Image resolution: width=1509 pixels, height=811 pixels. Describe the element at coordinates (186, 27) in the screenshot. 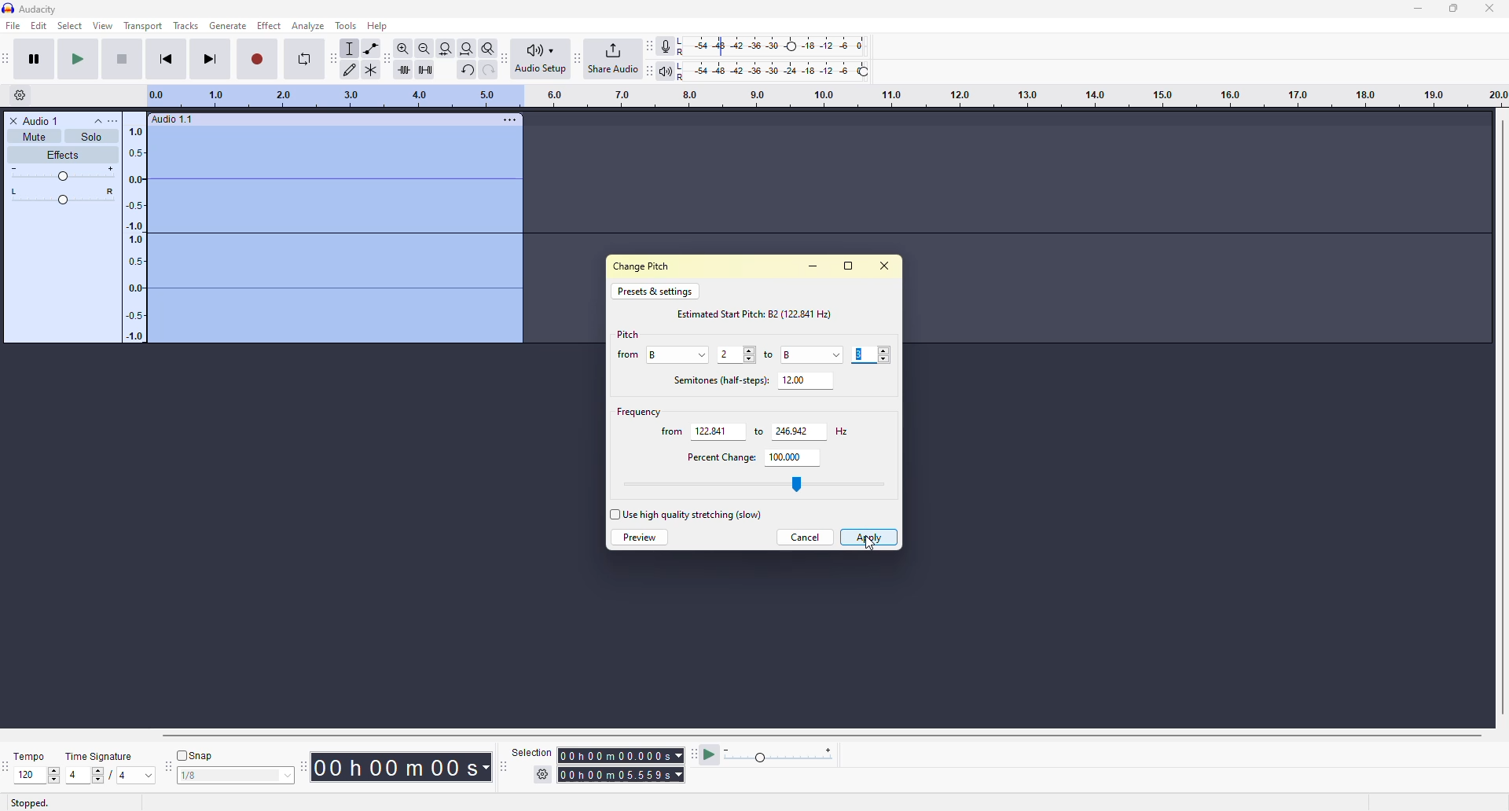

I see `tracks` at that location.